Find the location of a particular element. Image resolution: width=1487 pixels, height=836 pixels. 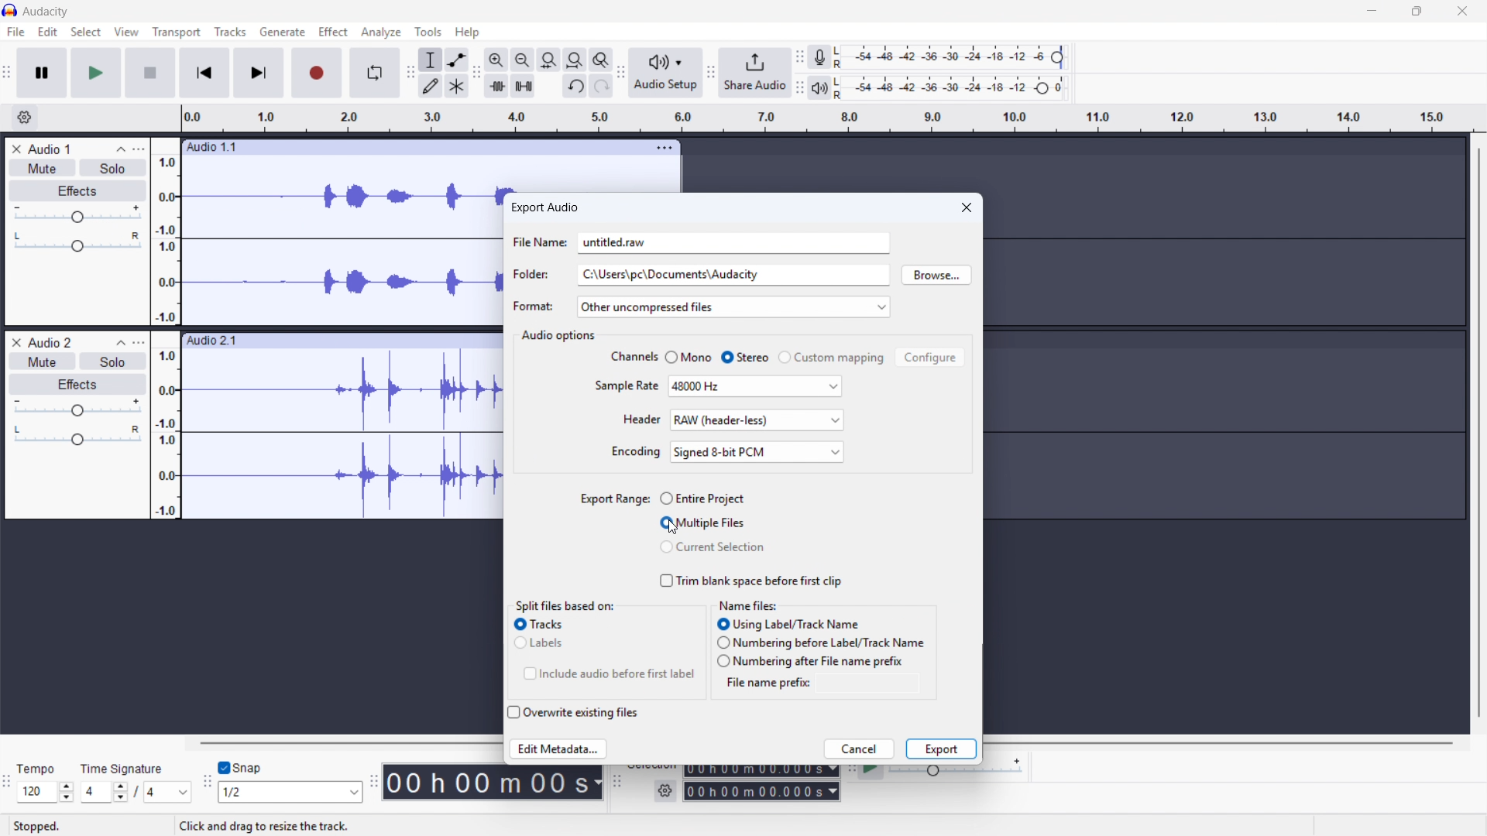

Edit metadata is located at coordinates (559, 750).